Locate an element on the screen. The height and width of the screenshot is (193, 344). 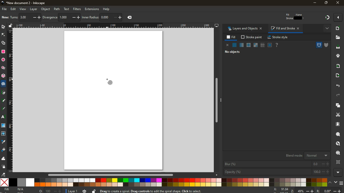
square is located at coordinates (4, 52).